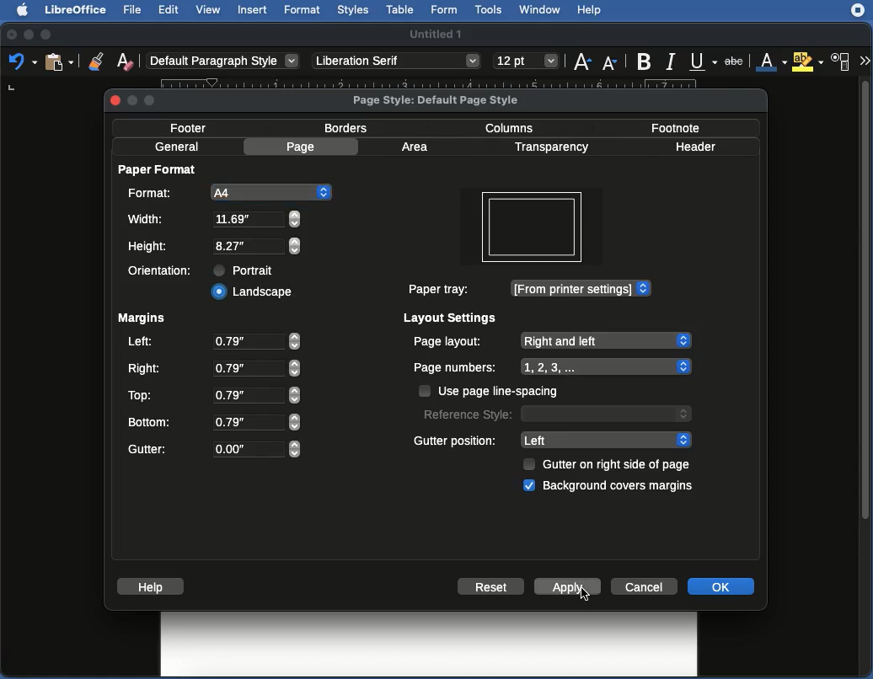 The width and height of the screenshot is (873, 679). I want to click on Form, so click(447, 9).